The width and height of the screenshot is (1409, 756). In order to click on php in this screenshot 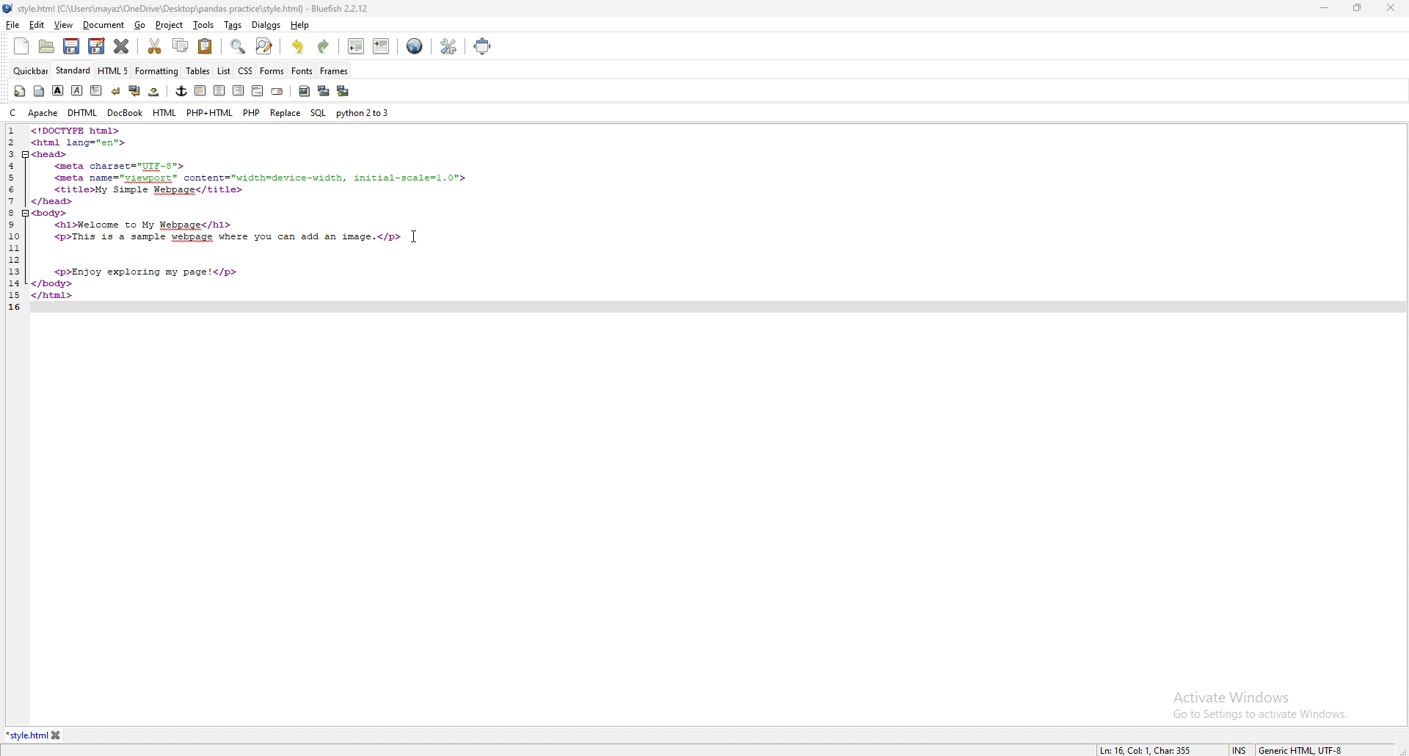, I will do `click(252, 112)`.